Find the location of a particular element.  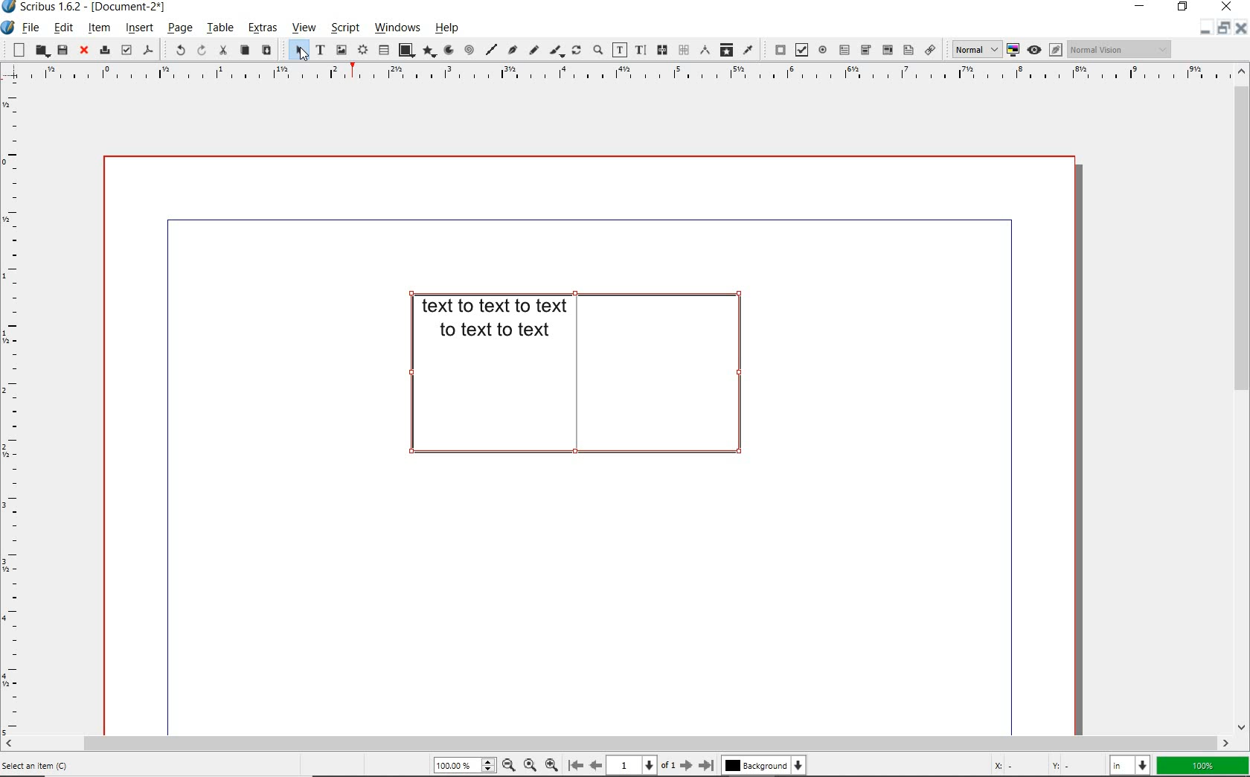

scrollbar is located at coordinates (1243, 400).